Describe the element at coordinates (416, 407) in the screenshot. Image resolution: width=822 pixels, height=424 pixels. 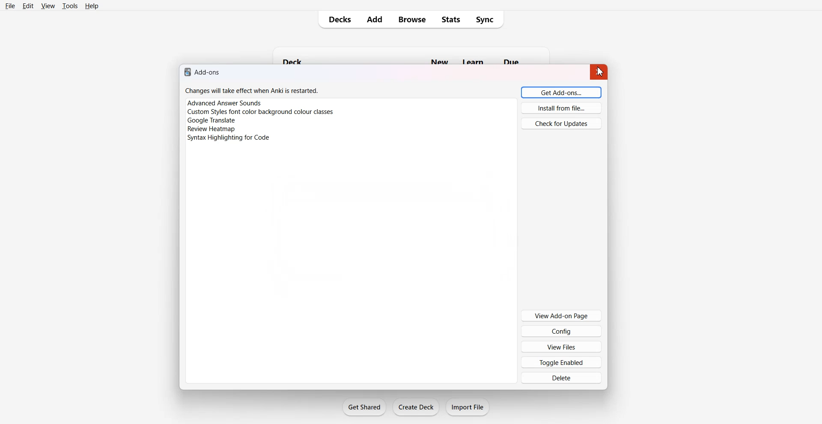
I see `Create Deck` at that location.